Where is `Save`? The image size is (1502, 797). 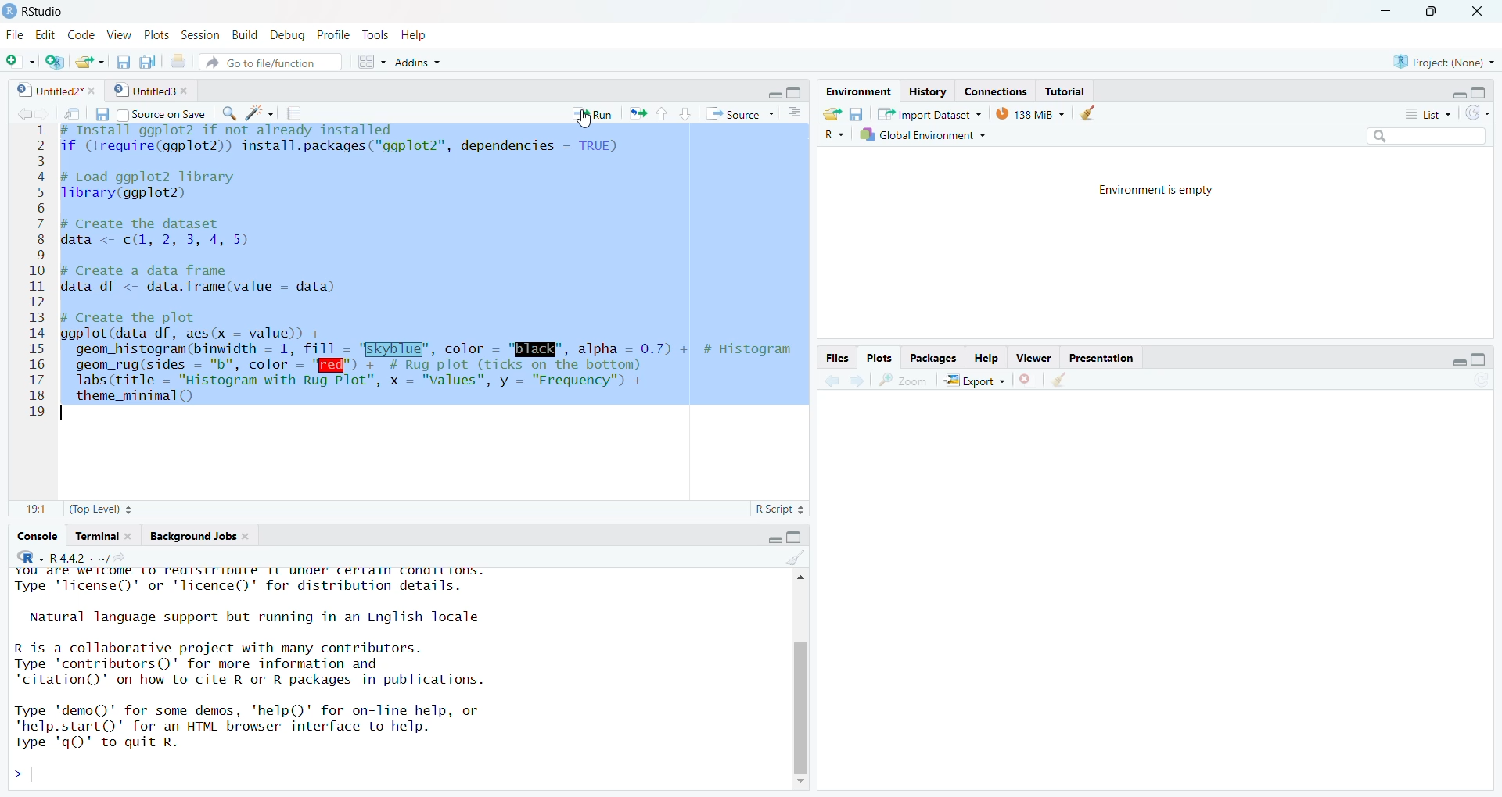 Save is located at coordinates (101, 113).